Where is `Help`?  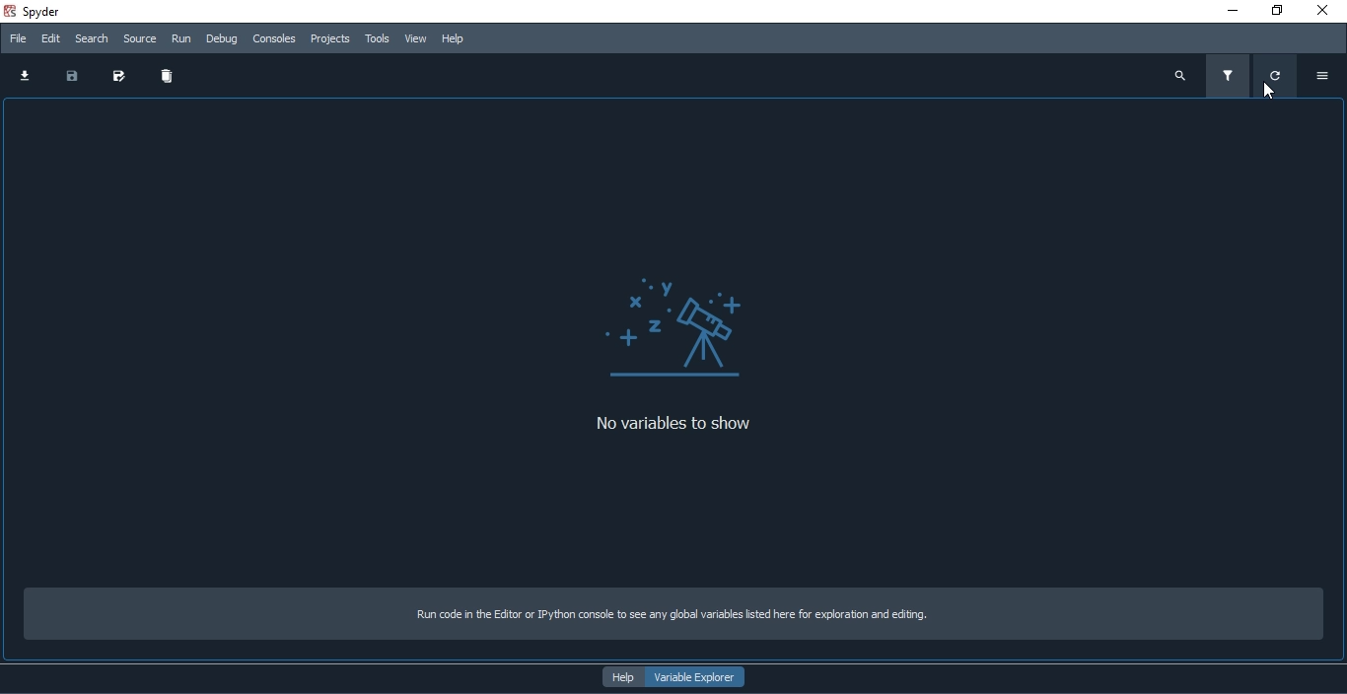
Help is located at coordinates (453, 39).